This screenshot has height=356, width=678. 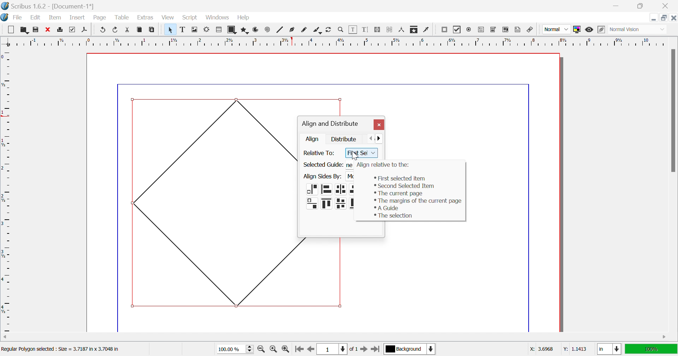 I want to click on The margins of the current page, so click(x=419, y=201).